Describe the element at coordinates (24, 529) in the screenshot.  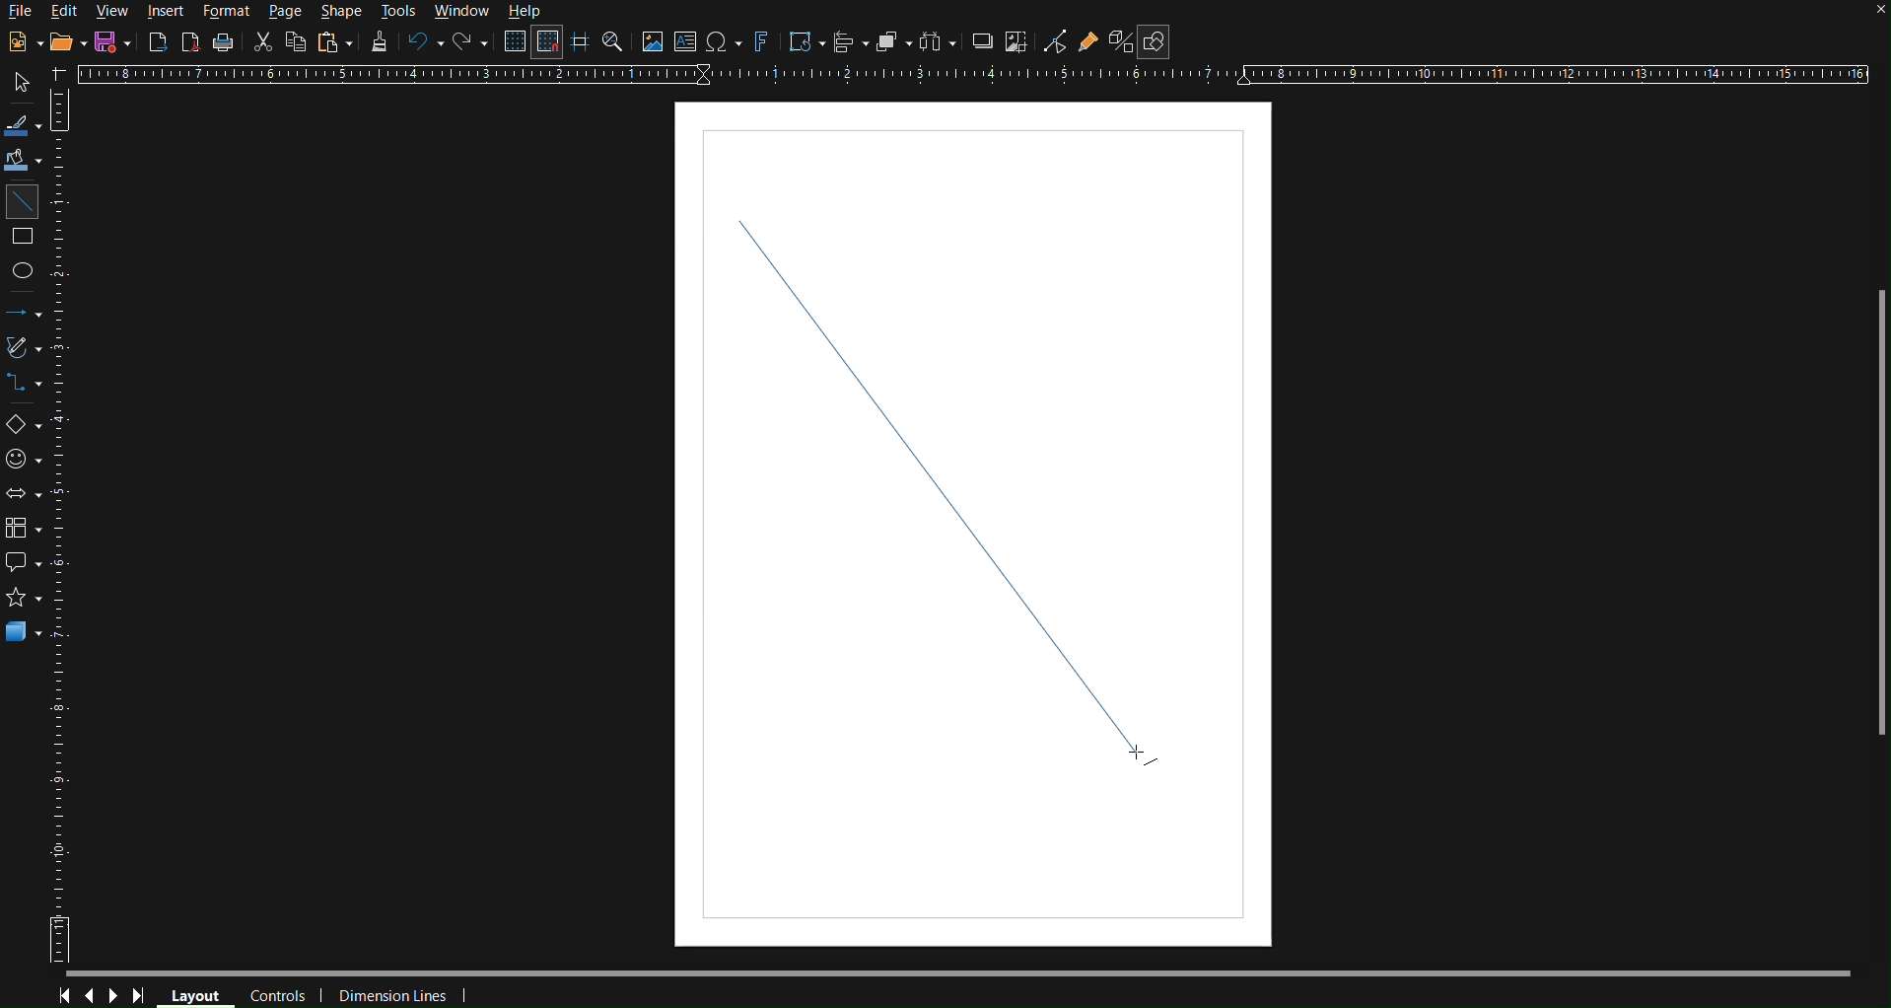
I see `Flowcharts` at that location.